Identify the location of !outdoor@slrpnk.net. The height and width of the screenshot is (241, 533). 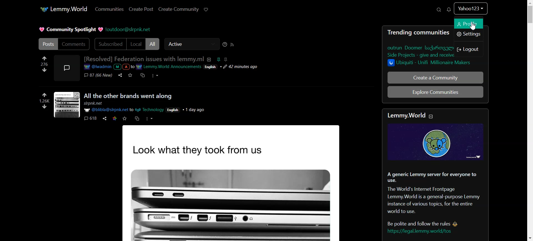
(128, 30).